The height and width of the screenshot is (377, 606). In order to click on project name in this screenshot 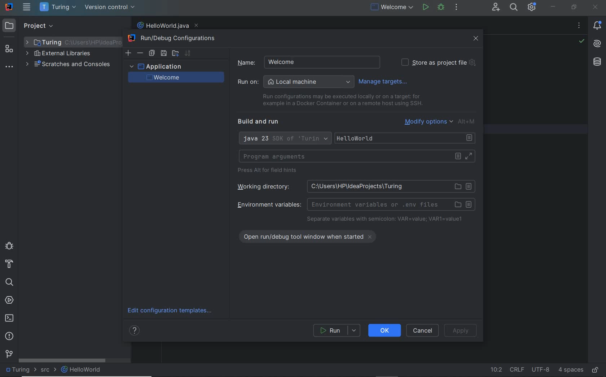, I will do `click(59, 7)`.